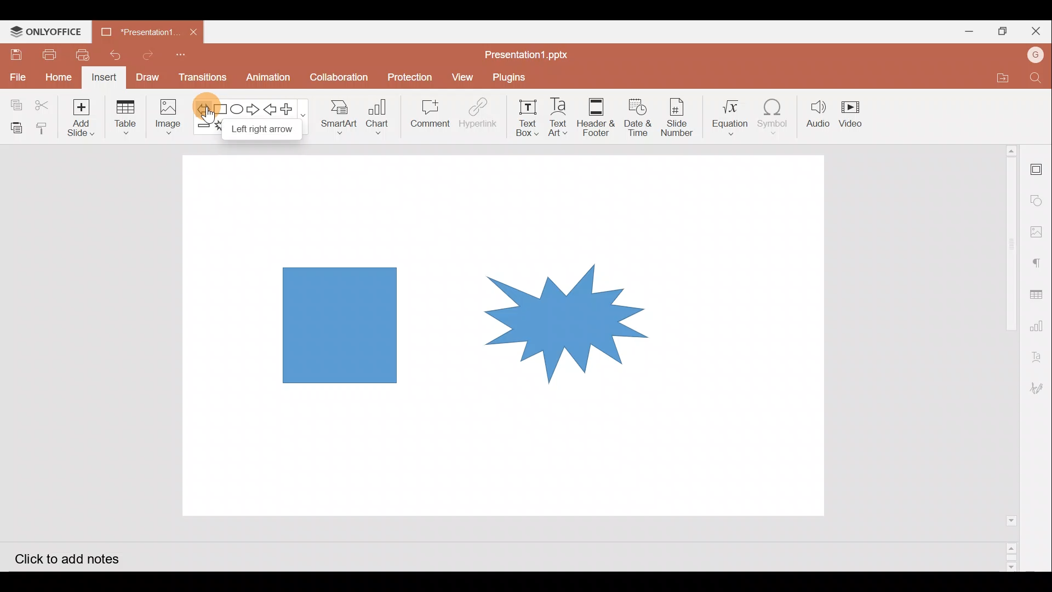 This screenshot has height=592, width=1052. What do you see at coordinates (1037, 166) in the screenshot?
I see `Slide settings` at bounding box center [1037, 166].